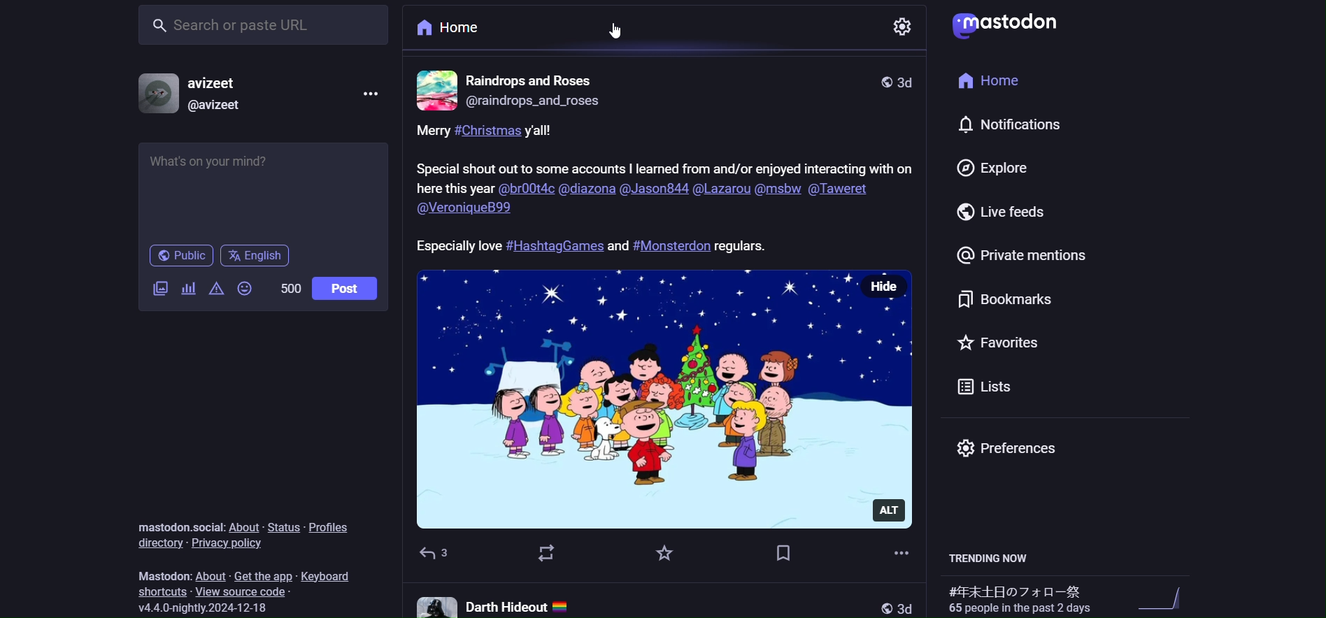 The image size is (1326, 618). What do you see at coordinates (881, 82) in the screenshot?
I see `public` at bounding box center [881, 82].